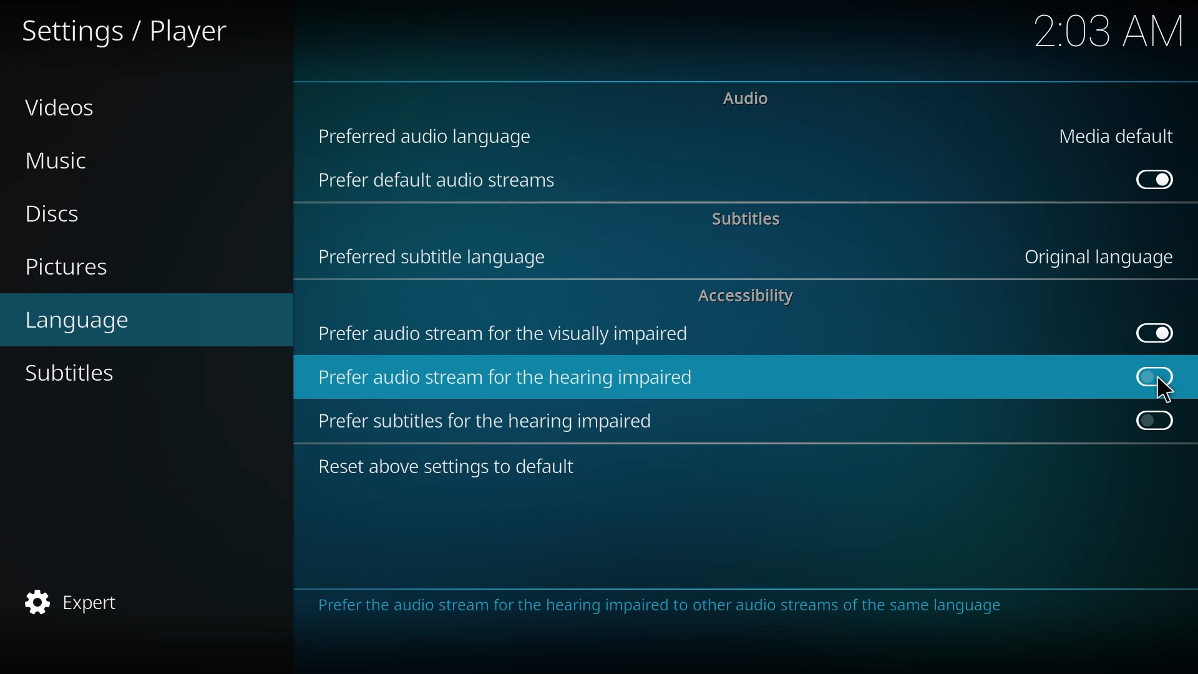 This screenshot has width=1198, height=674. Describe the element at coordinates (744, 220) in the screenshot. I see `subtitles` at that location.